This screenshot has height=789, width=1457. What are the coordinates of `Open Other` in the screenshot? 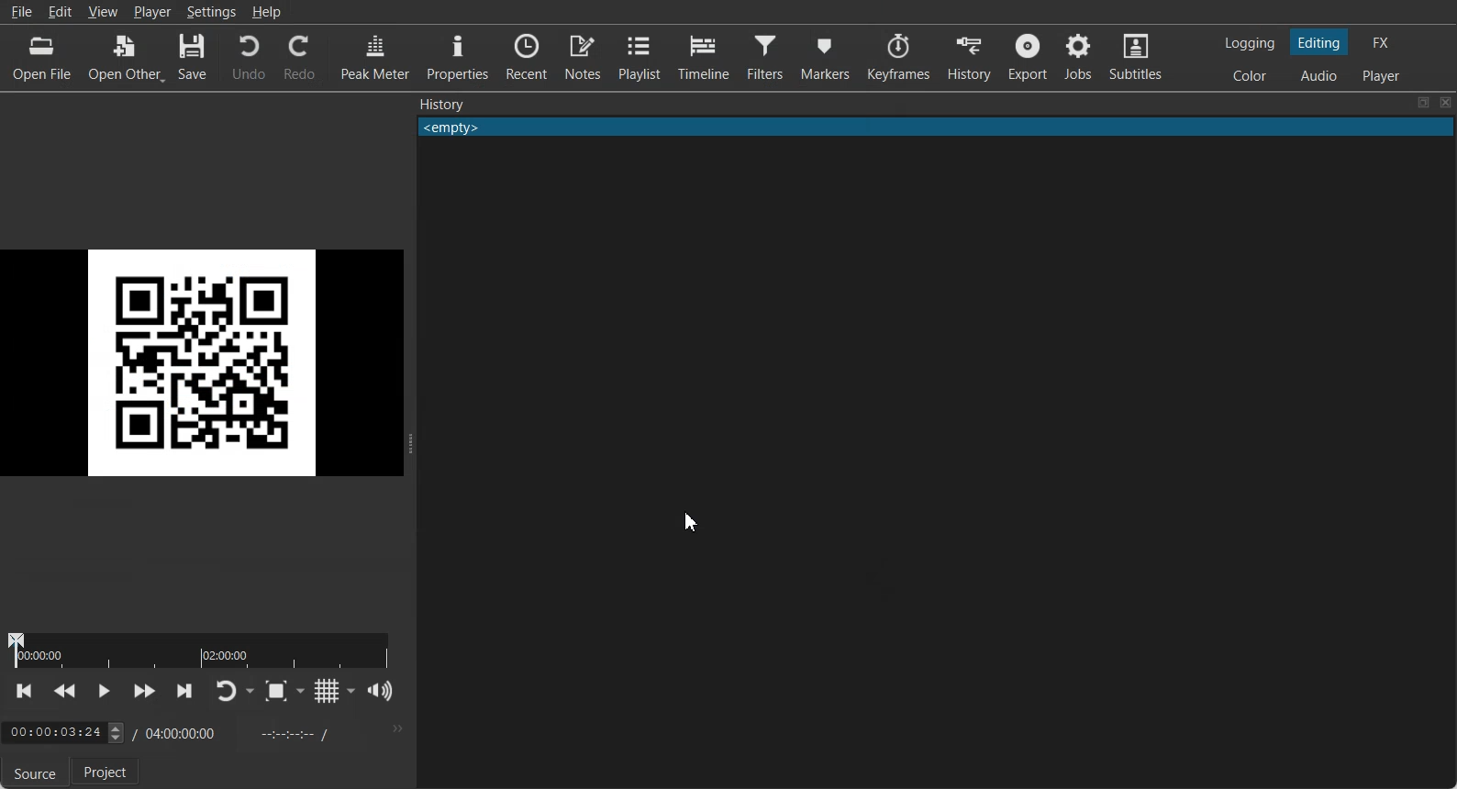 It's located at (127, 57).